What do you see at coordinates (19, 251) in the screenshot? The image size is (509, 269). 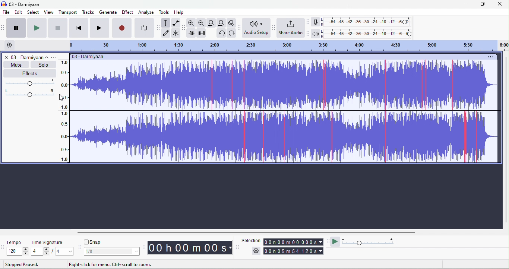 I see `select tempo` at bounding box center [19, 251].